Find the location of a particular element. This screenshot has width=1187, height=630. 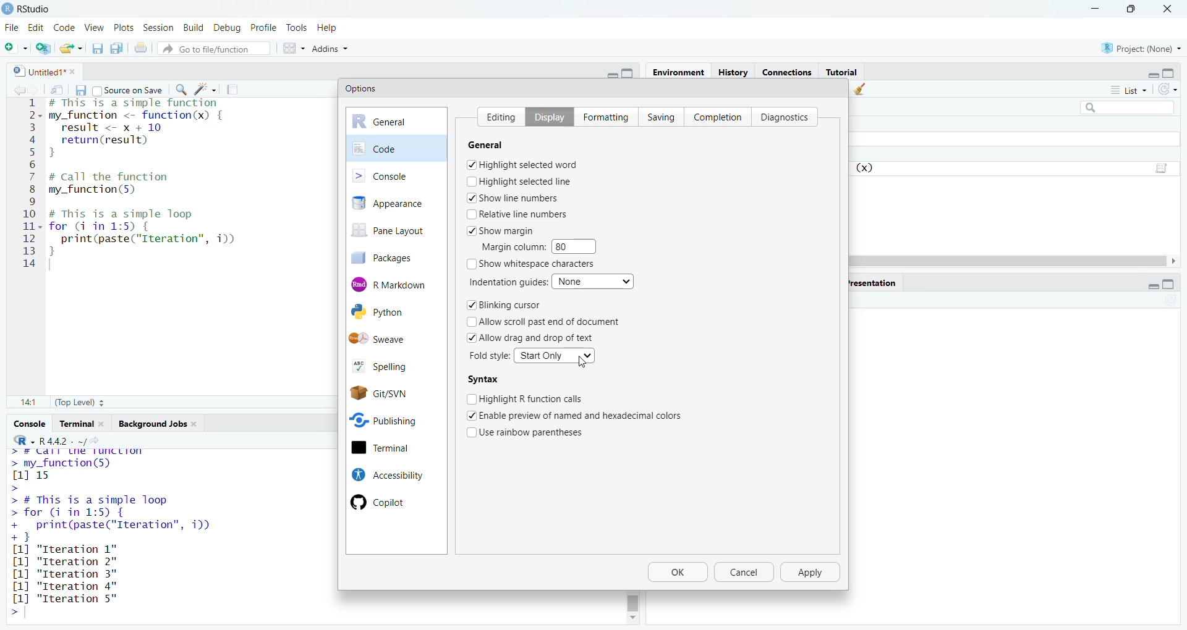

go forward to next source location is located at coordinates (36, 89).